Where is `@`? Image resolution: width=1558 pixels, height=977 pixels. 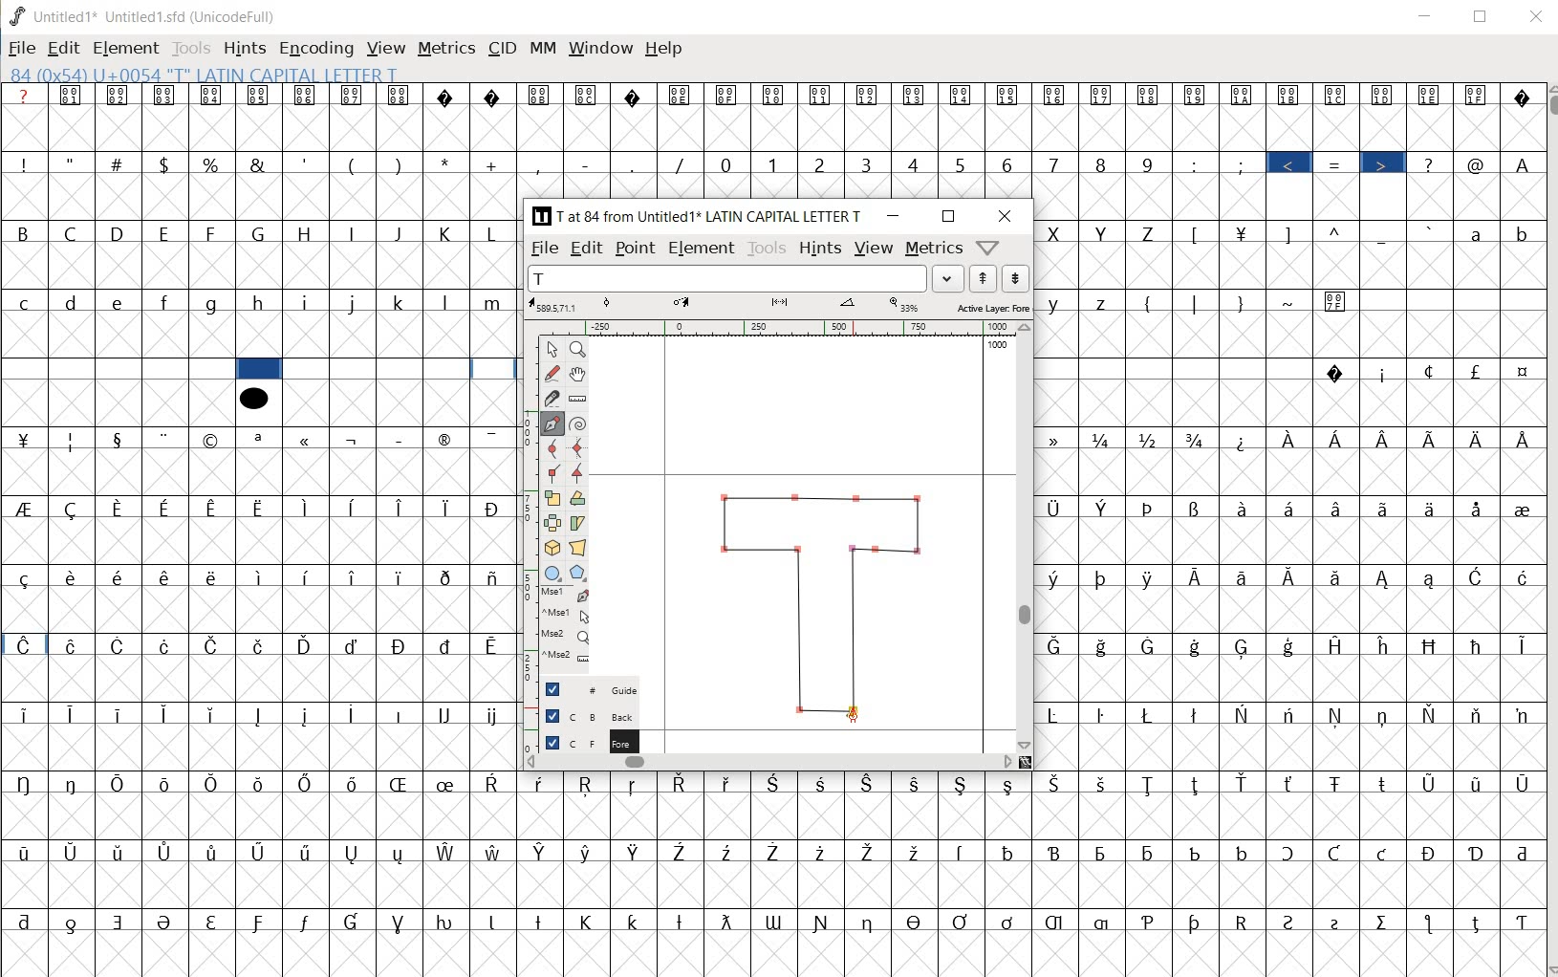
@ is located at coordinates (1479, 164).